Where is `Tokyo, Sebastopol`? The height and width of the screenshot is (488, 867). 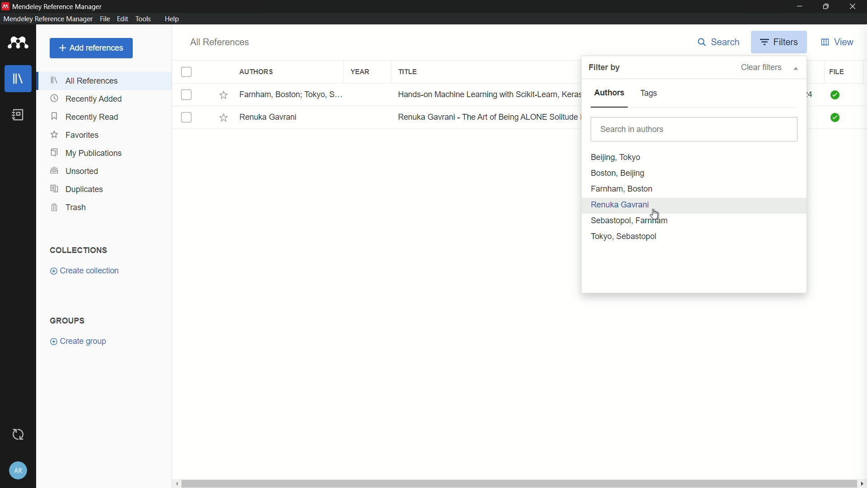 Tokyo, Sebastopol is located at coordinates (631, 238).